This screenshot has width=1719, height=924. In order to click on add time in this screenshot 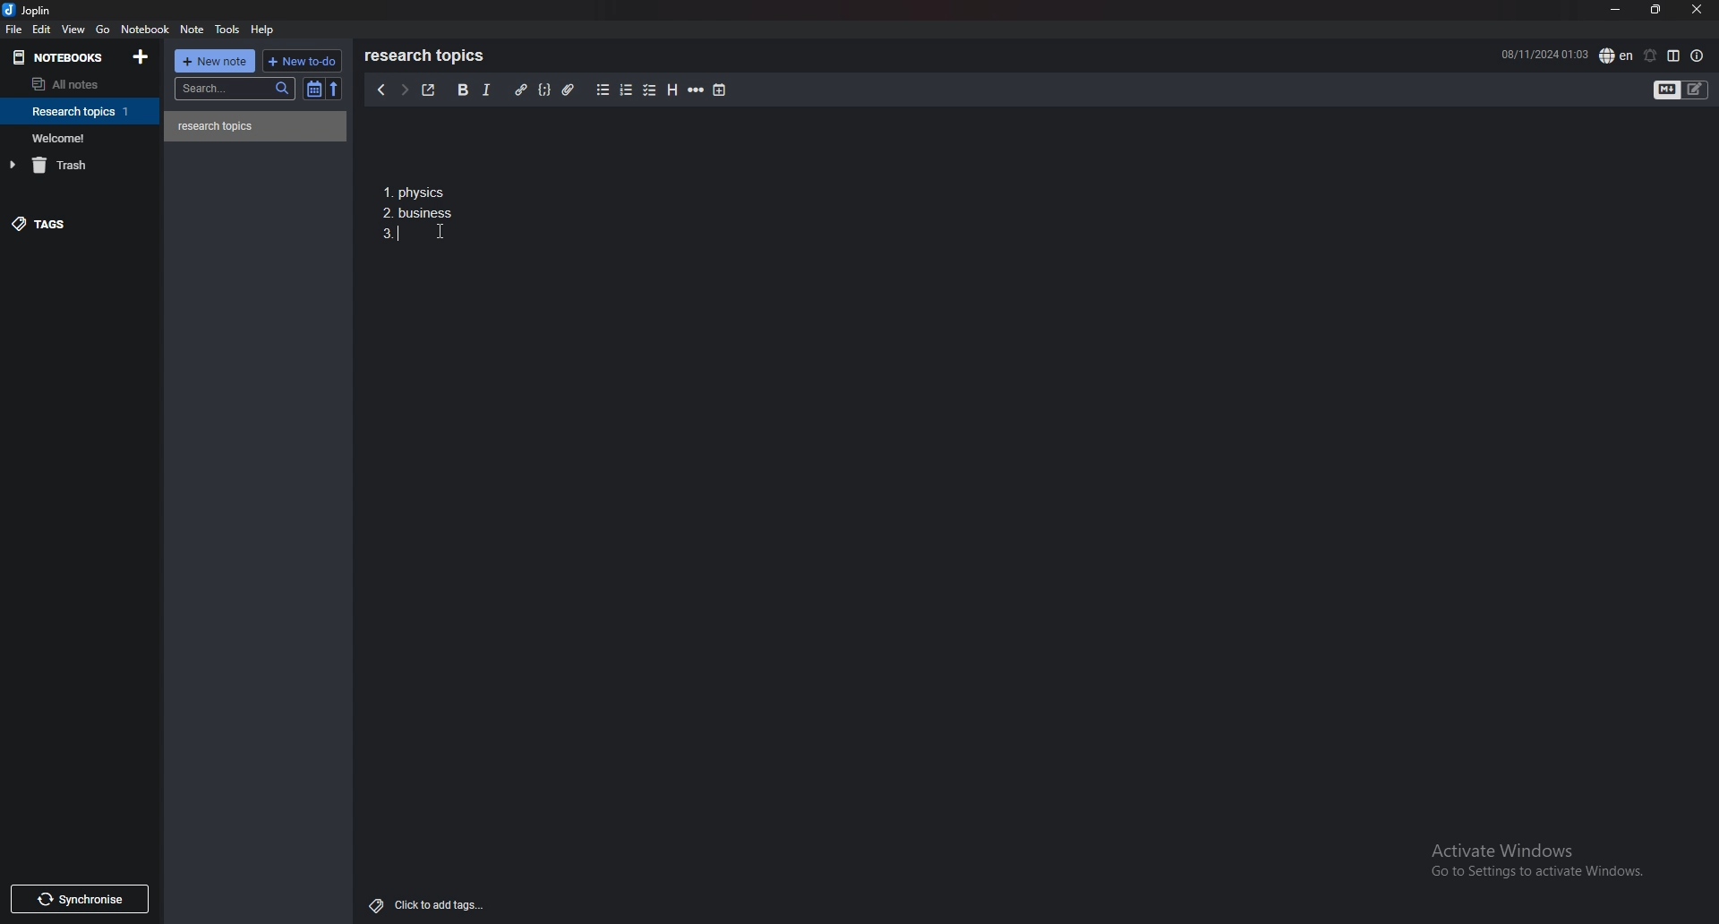, I will do `click(720, 90)`.